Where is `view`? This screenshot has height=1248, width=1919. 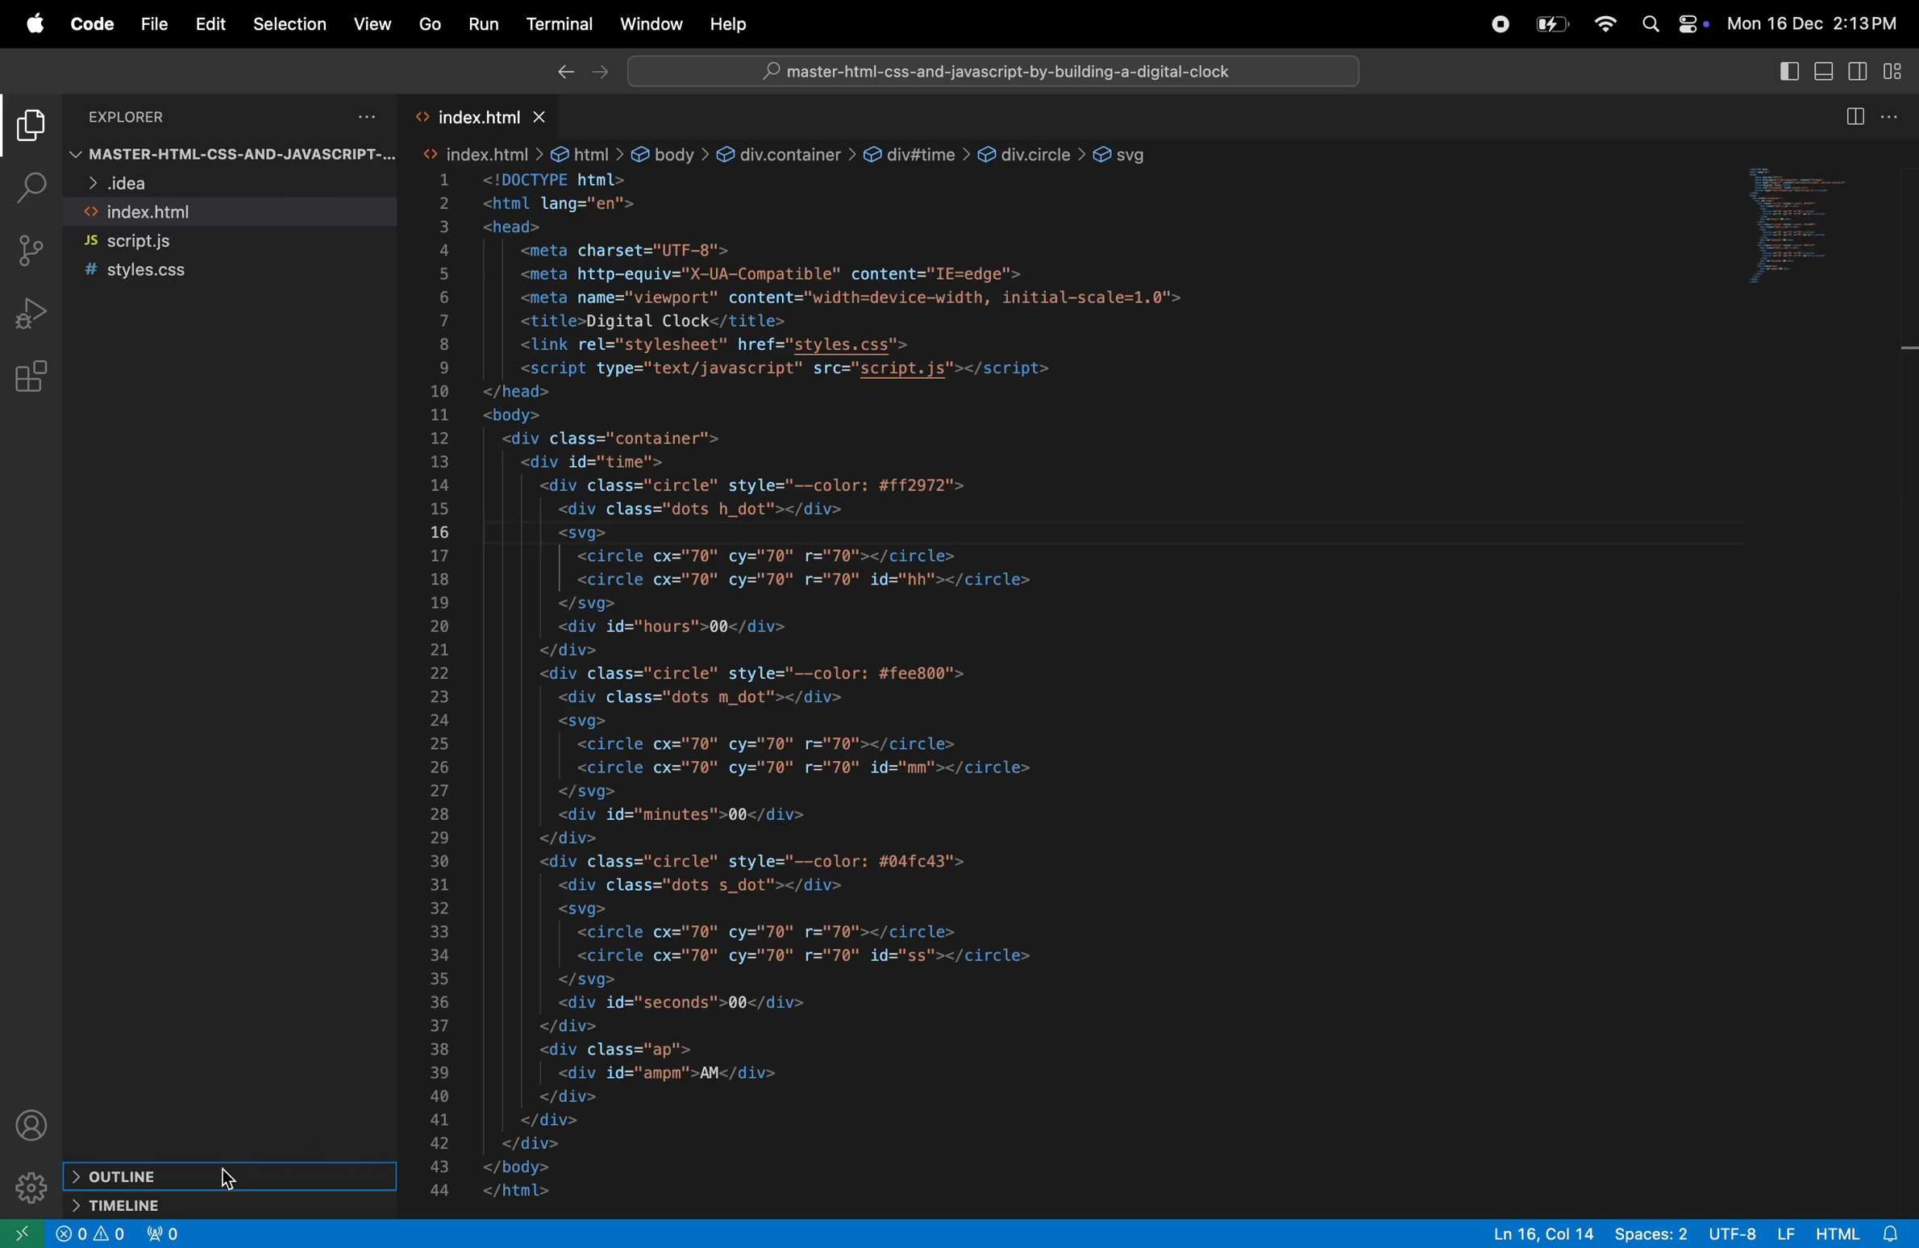
view is located at coordinates (373, 20).